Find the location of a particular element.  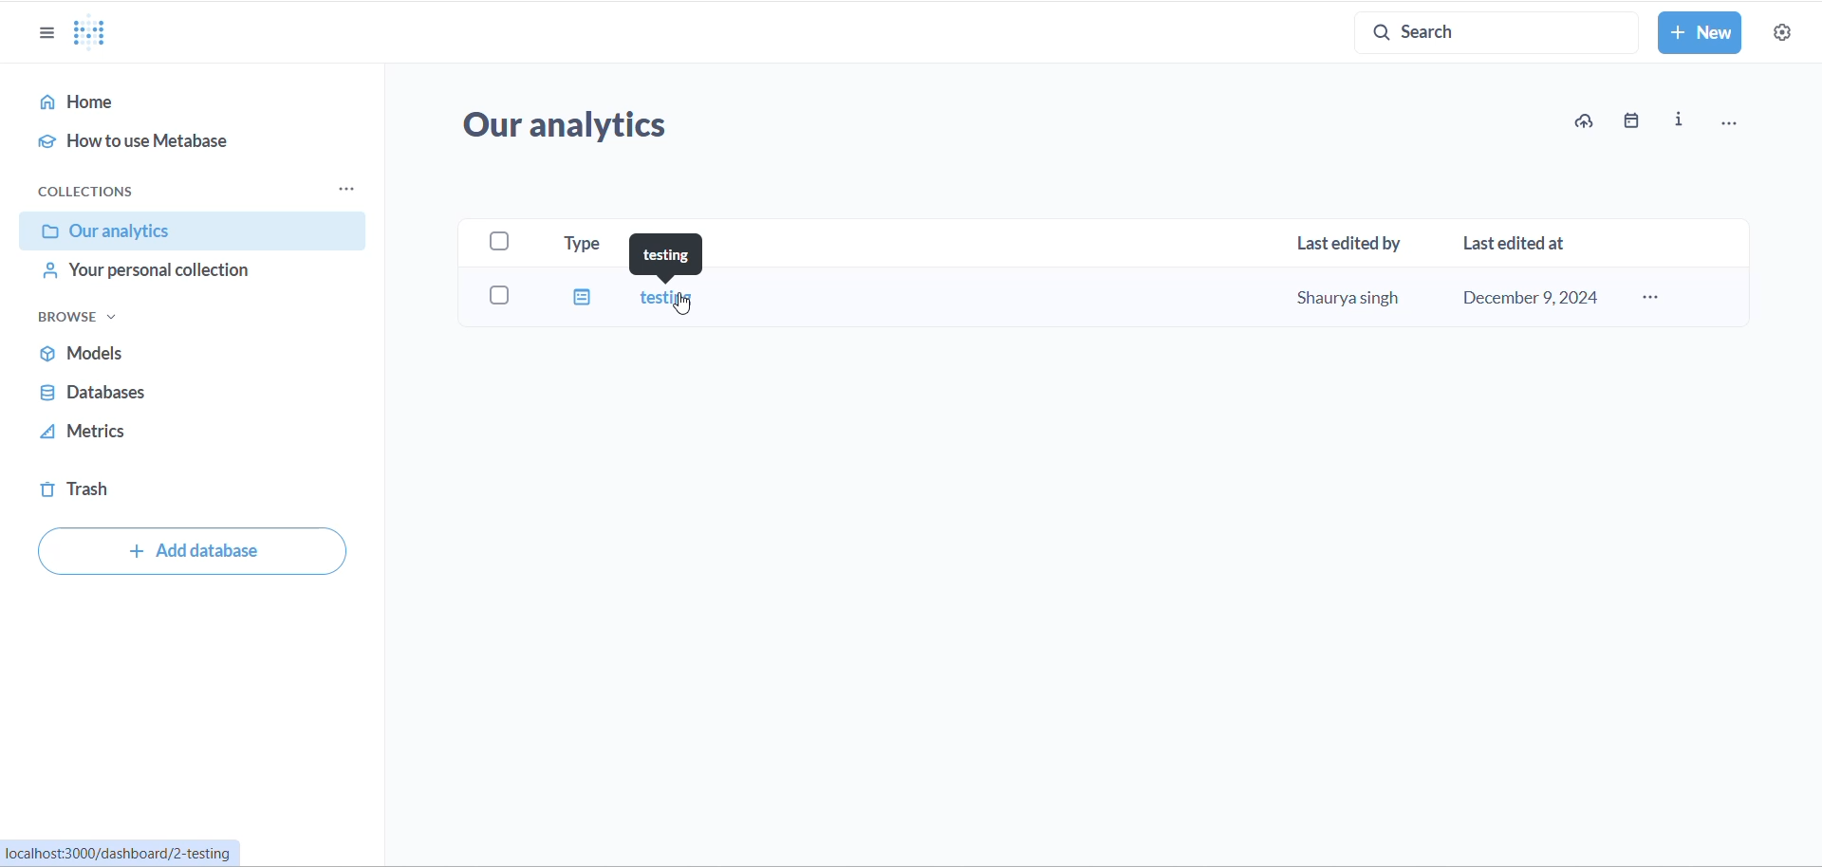

new is located at coordinates (1700, 34).